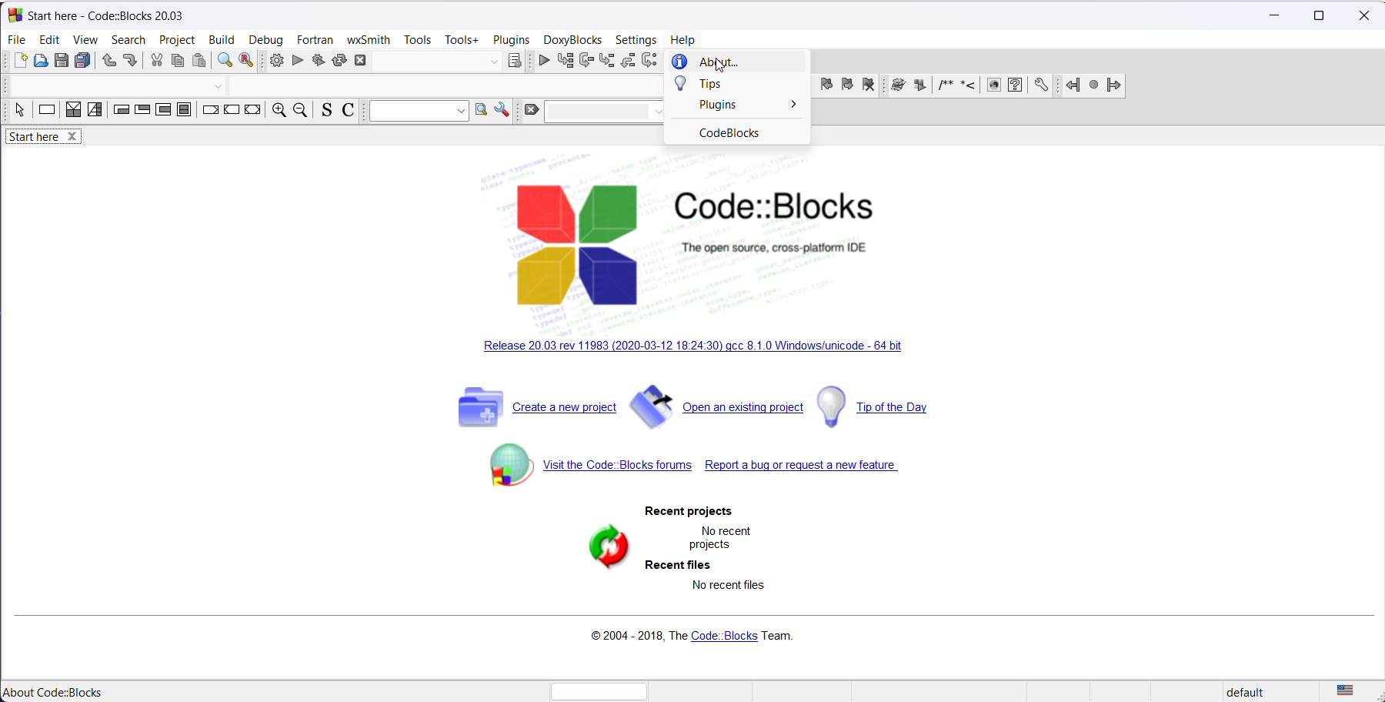  I want to click on report a bug, so click(809, 470).